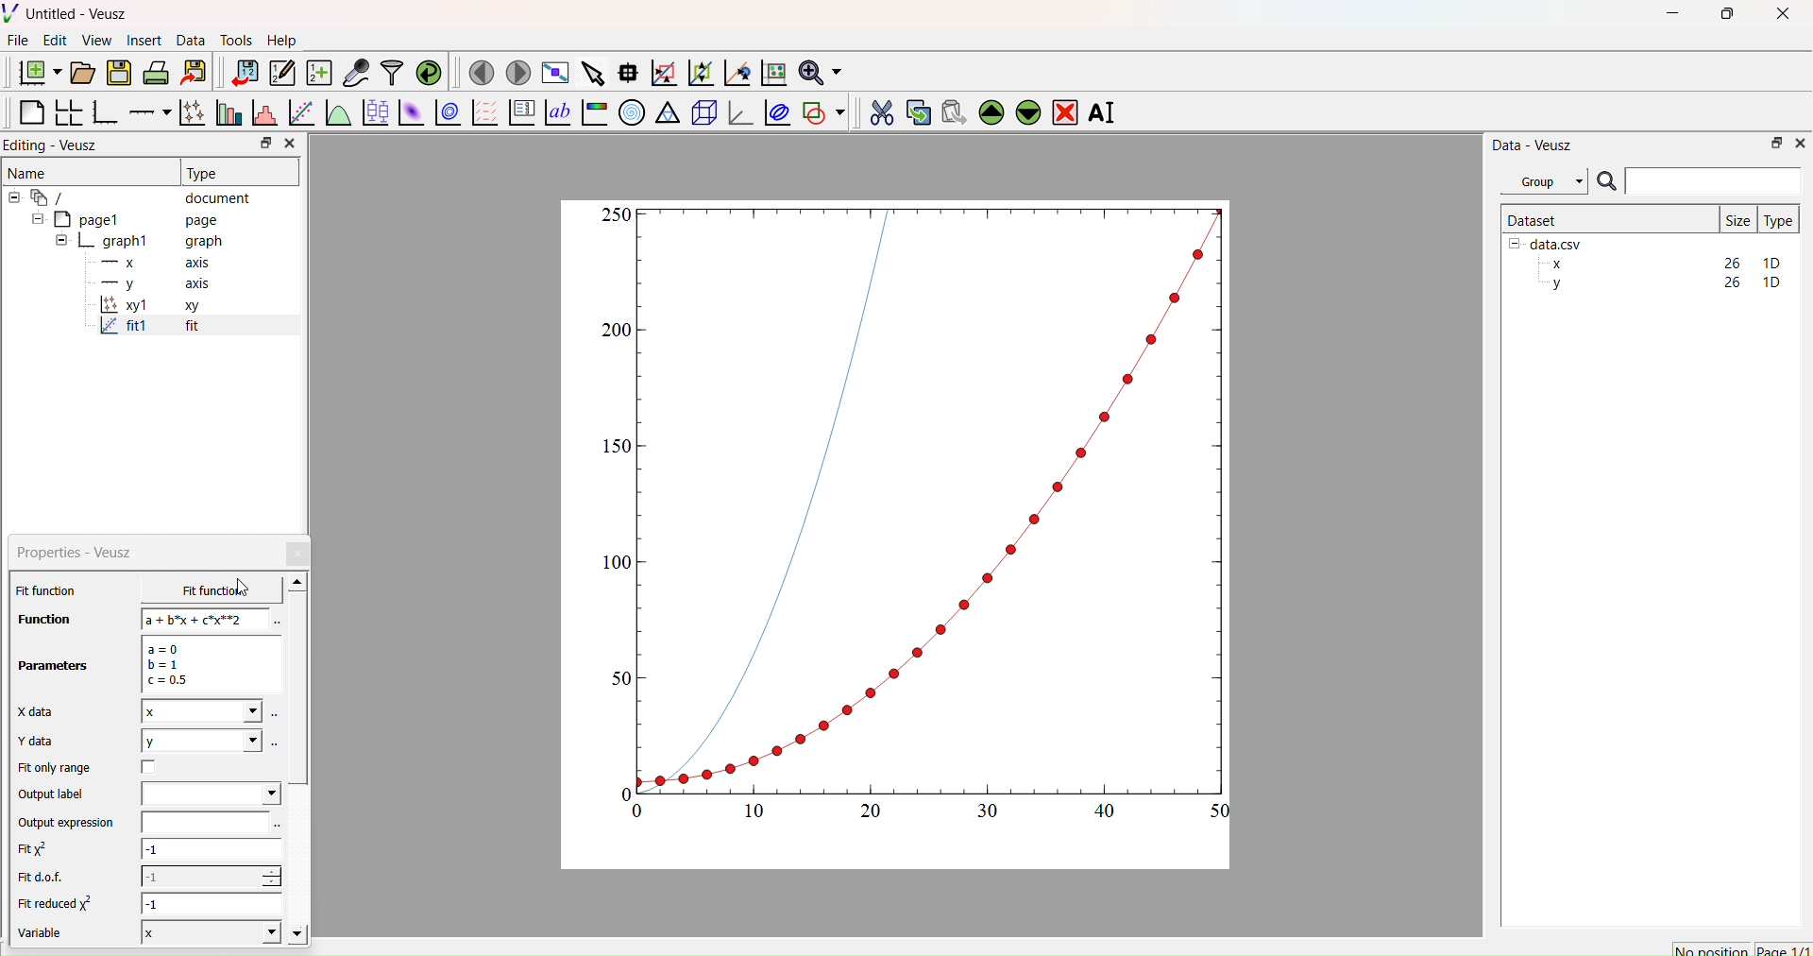 The width and height of the screenshot is (1813, 956). What do you see at coordinates (280, 40) in the screenshot?
I see `Help` at bounding box center [280, 40].